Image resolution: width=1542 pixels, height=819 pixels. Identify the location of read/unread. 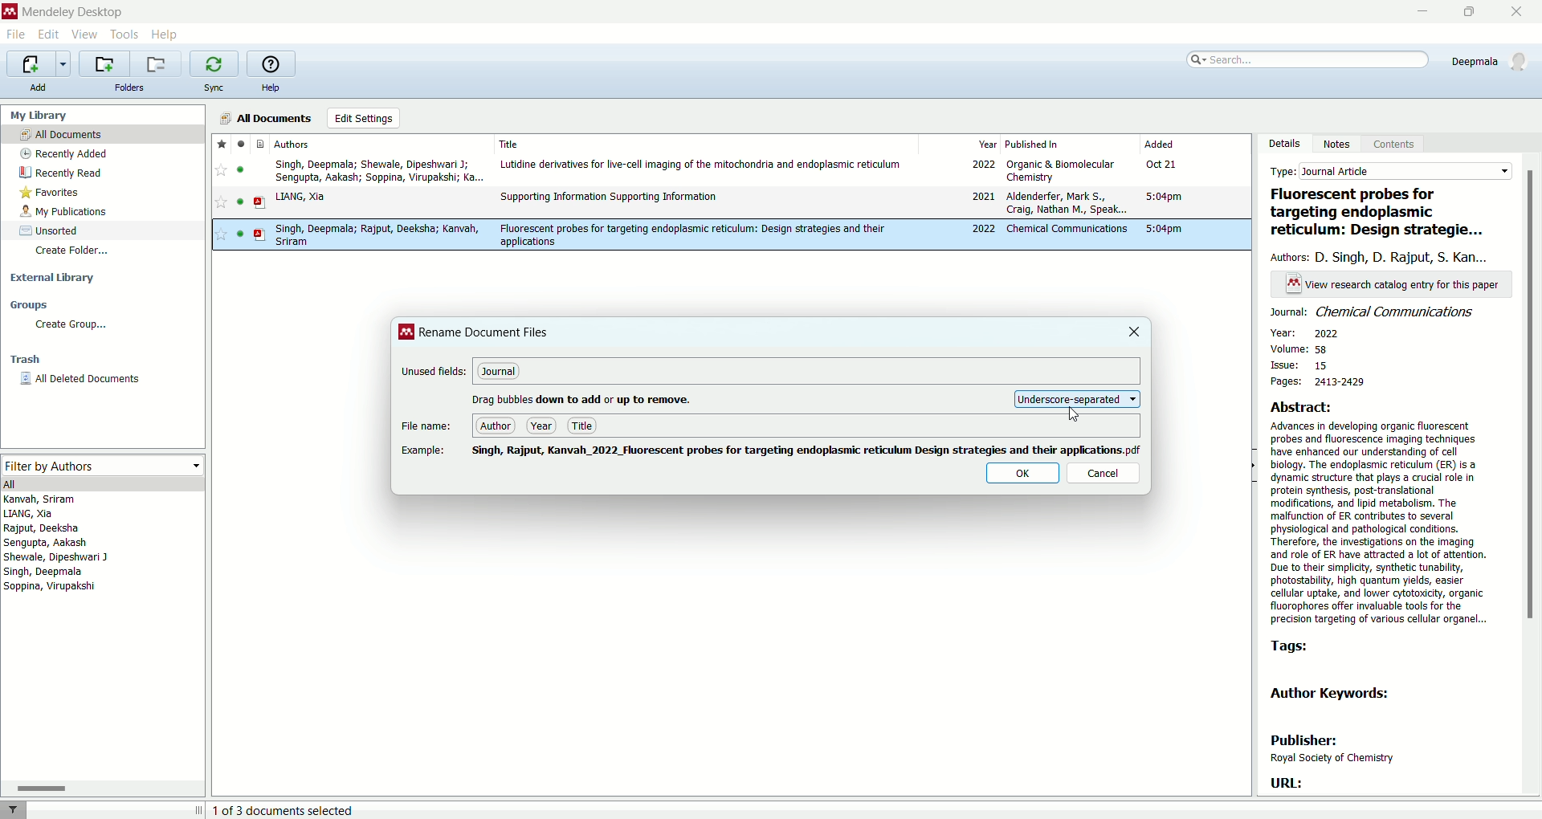
(240, 169).